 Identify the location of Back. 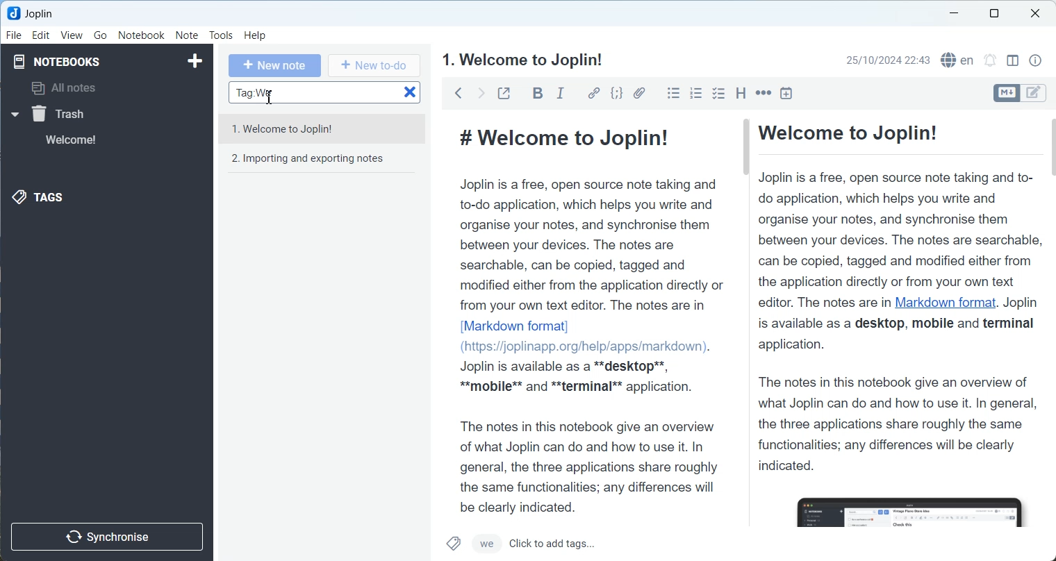
(459, 92).